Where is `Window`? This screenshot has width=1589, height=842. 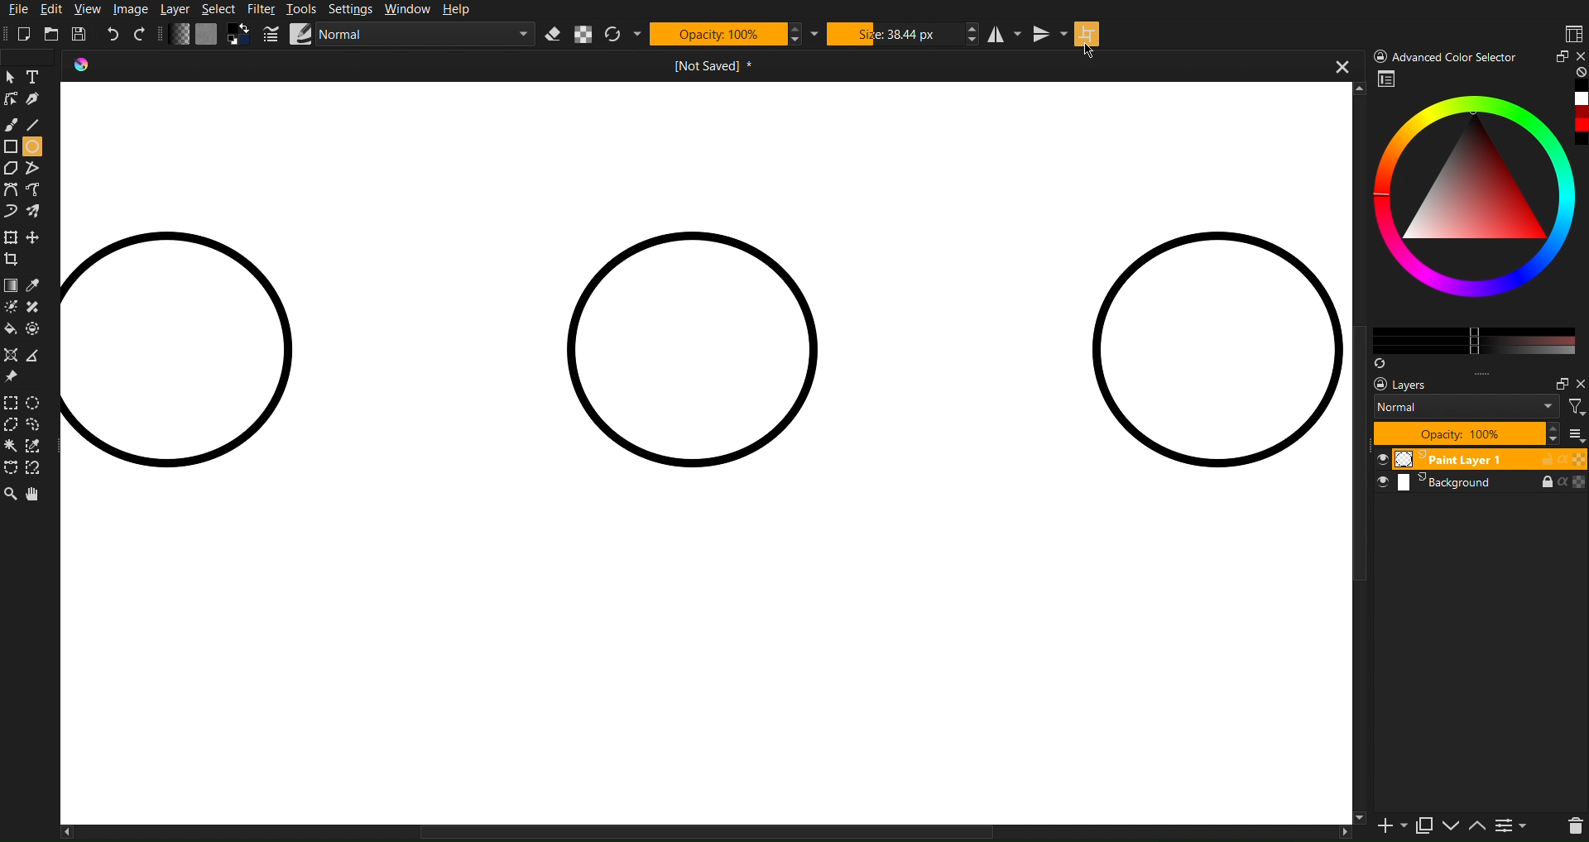
Window is located at coordinates (410, 7).